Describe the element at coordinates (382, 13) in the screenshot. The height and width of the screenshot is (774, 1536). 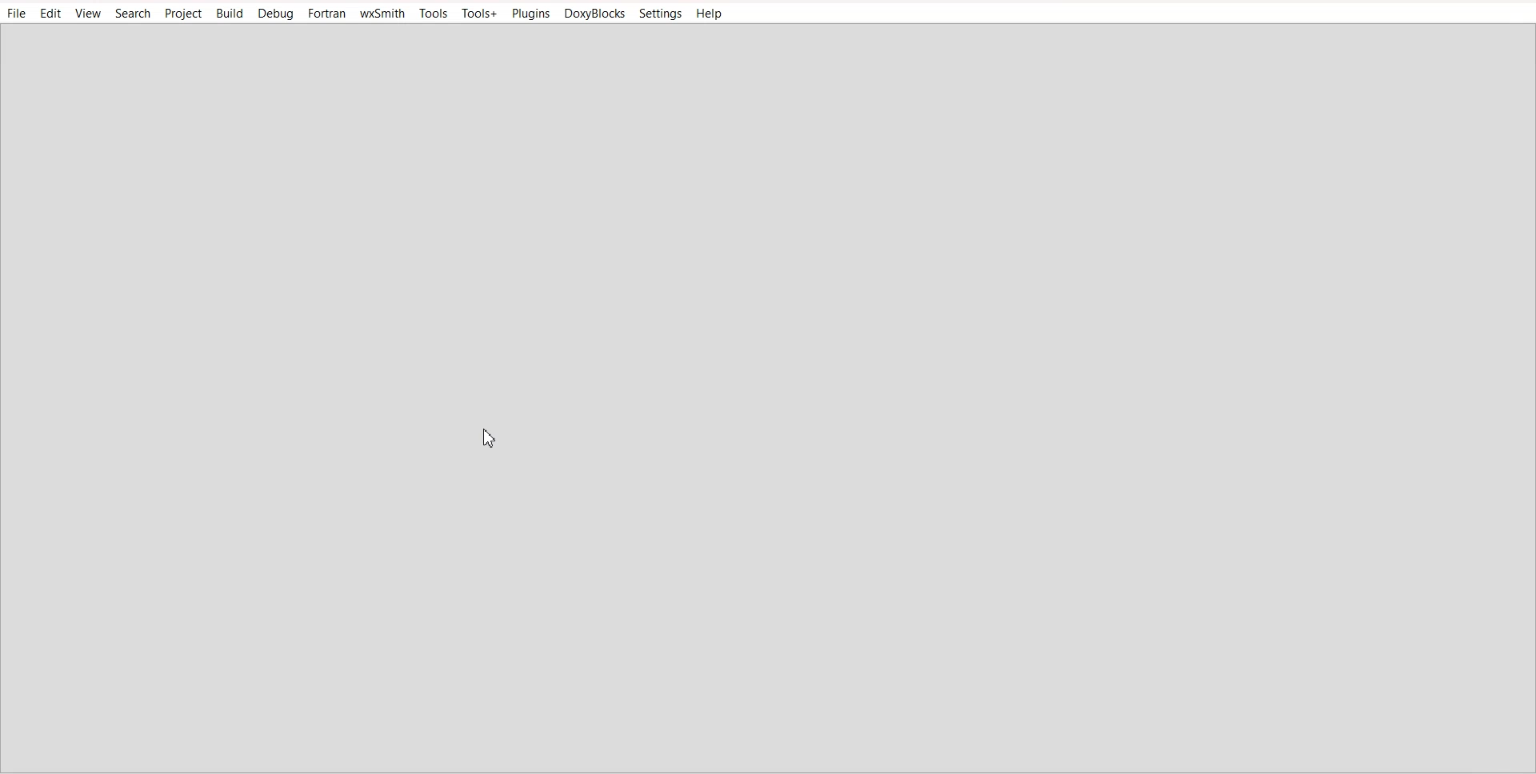
I see `wxSmith` at that location.